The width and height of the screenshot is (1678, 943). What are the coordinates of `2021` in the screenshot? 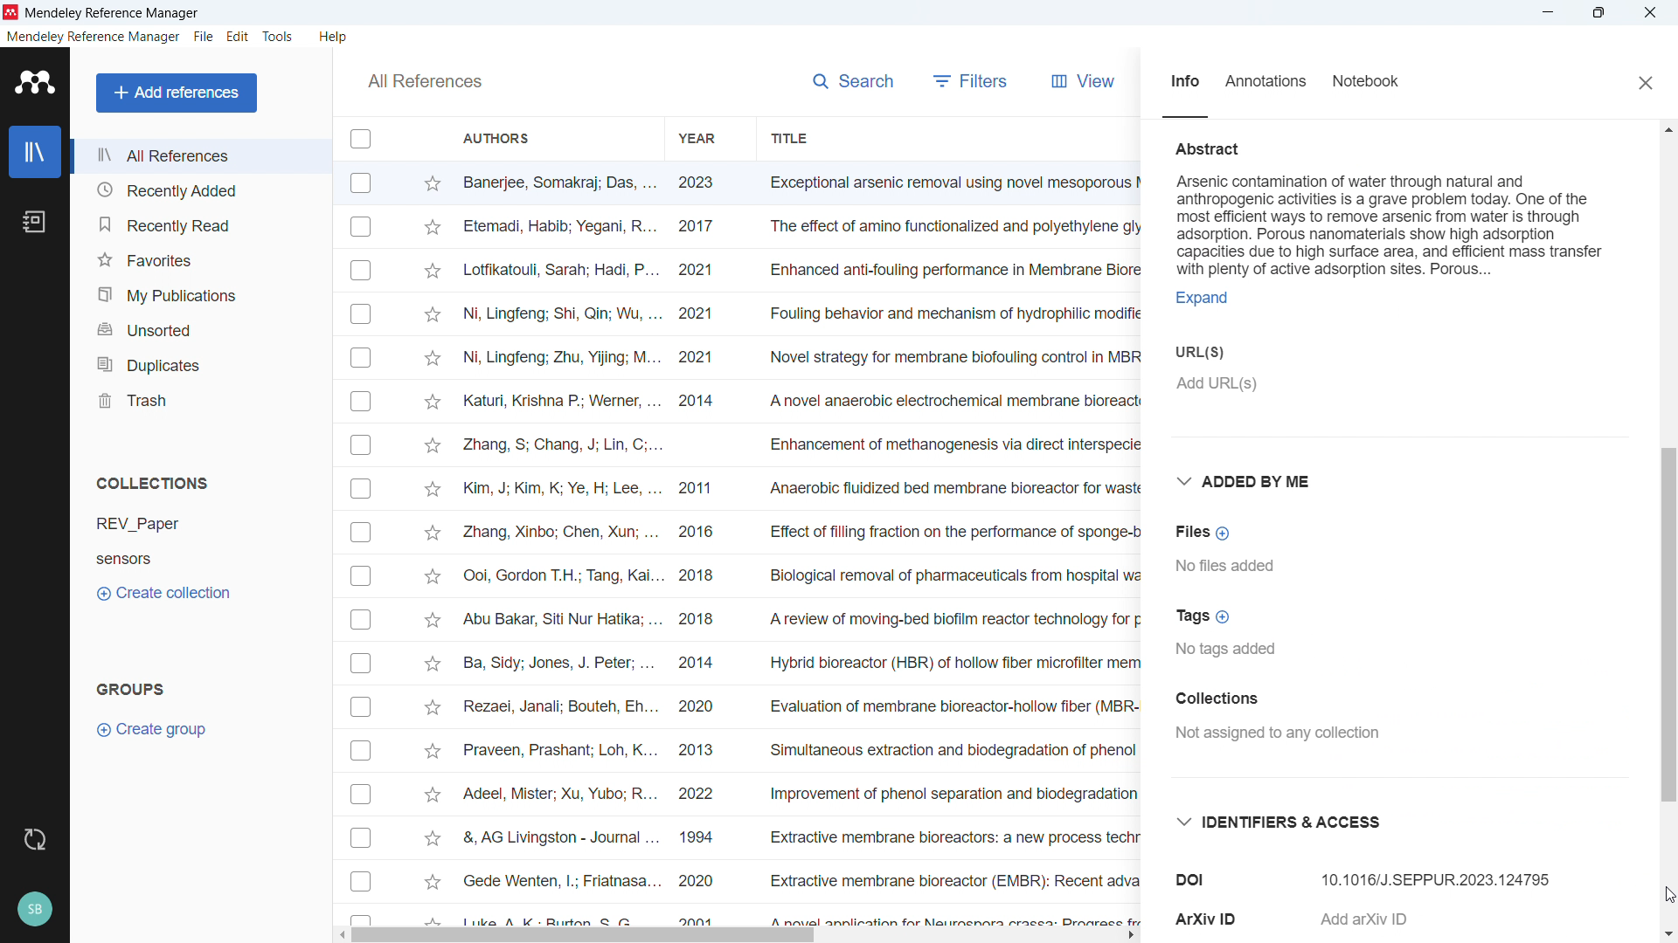 It's located at (704, 268).